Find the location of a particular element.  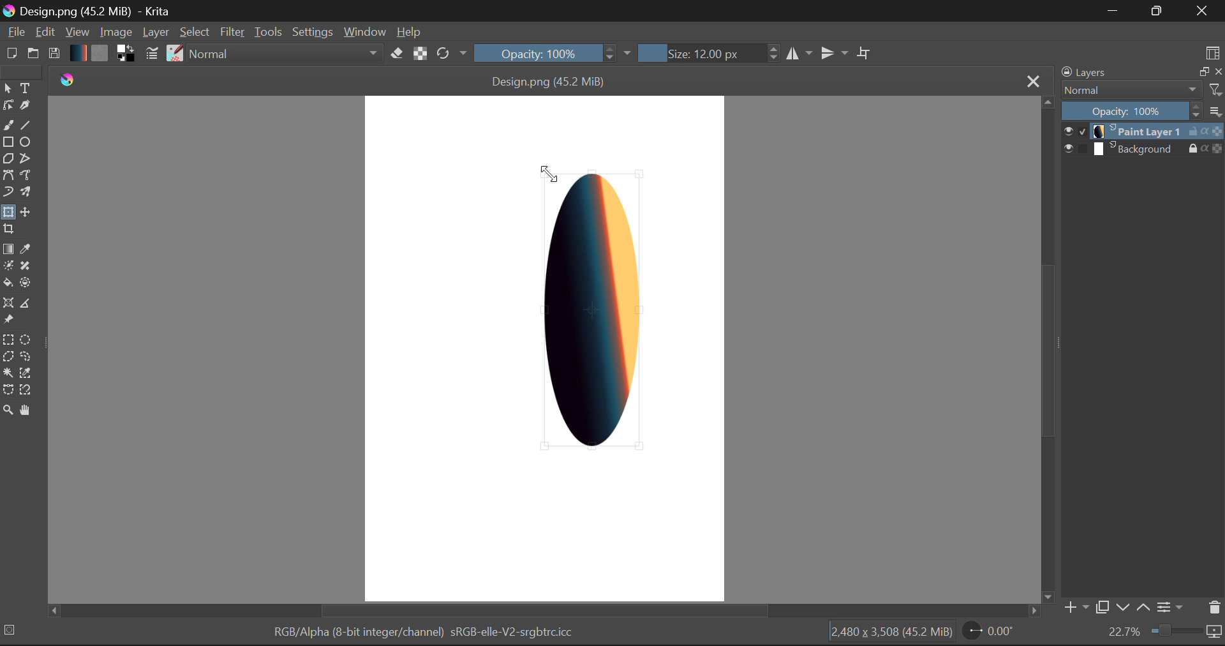

Colors in use is located at coordinates (126, 54).